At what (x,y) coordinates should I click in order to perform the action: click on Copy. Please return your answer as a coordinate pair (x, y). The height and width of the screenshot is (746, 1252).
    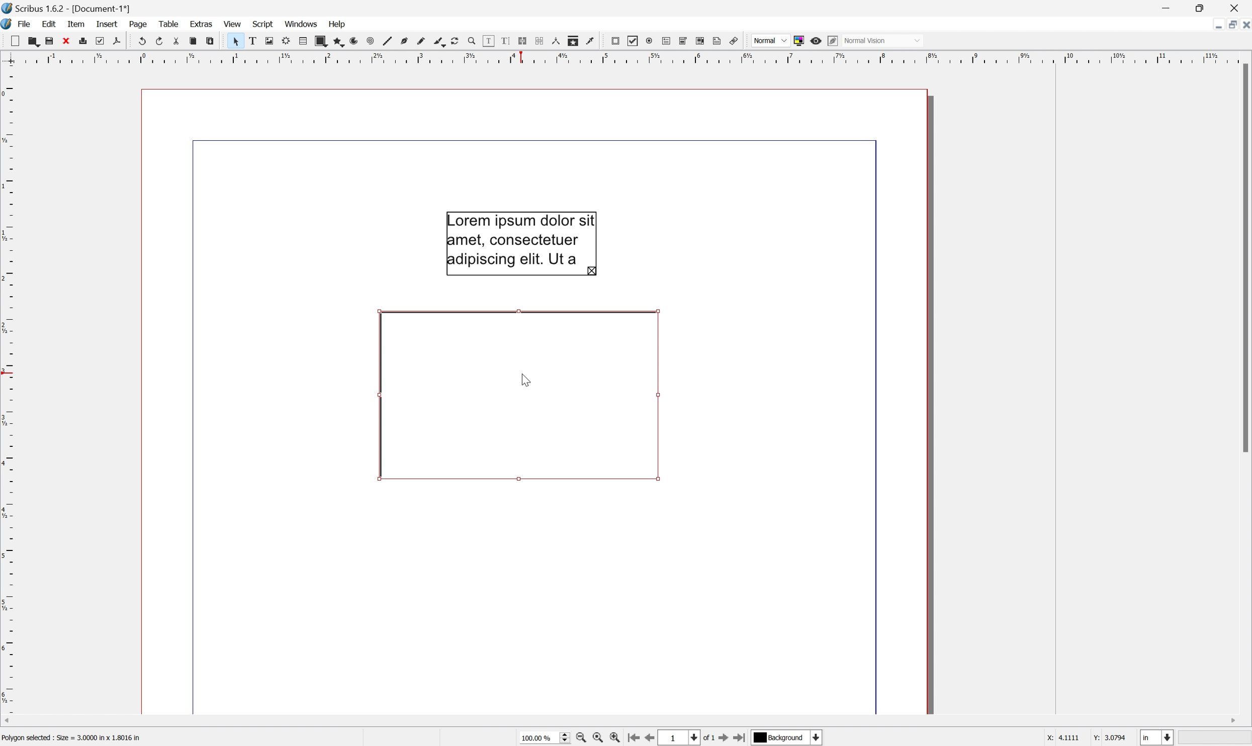
    Looking at the image, I should click on (194, 41).